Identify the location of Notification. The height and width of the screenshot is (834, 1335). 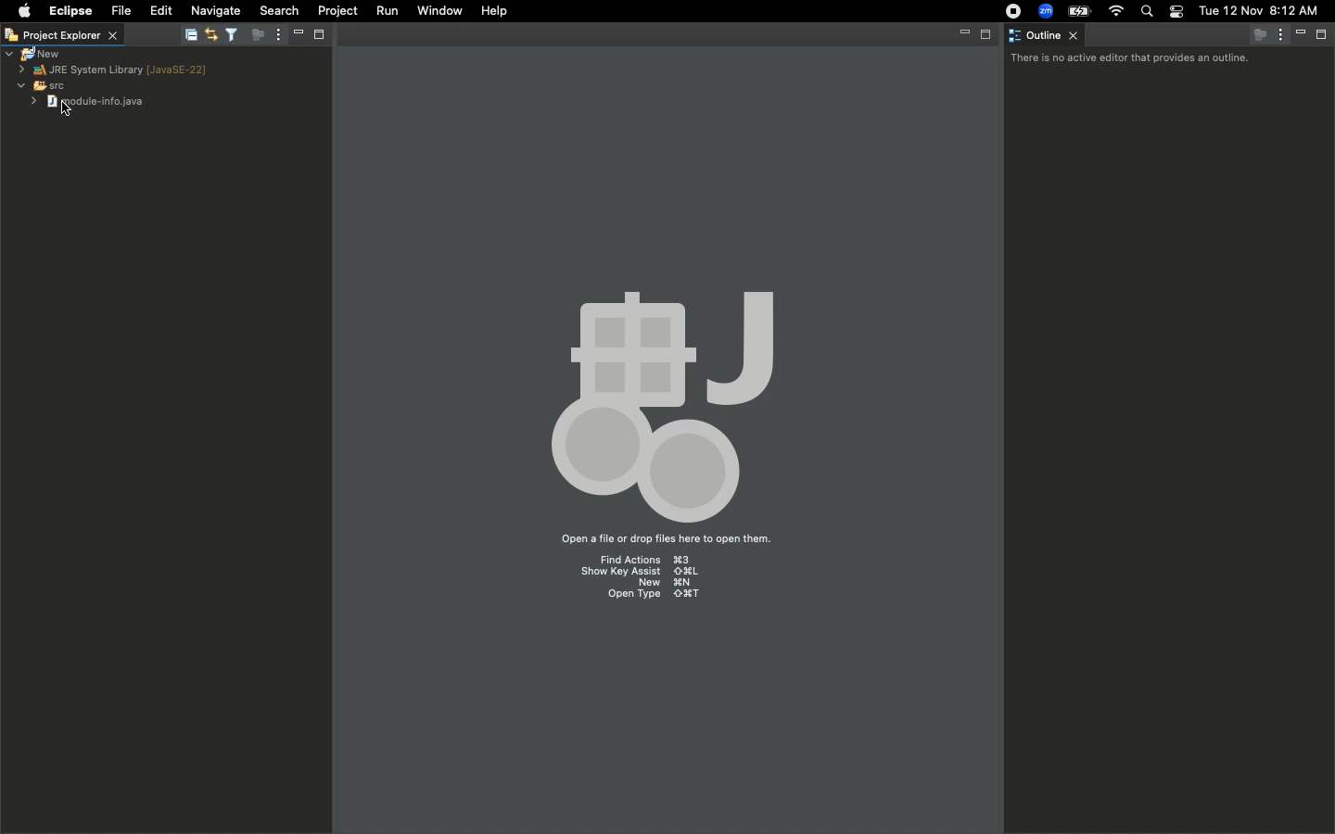
(1176, 12).